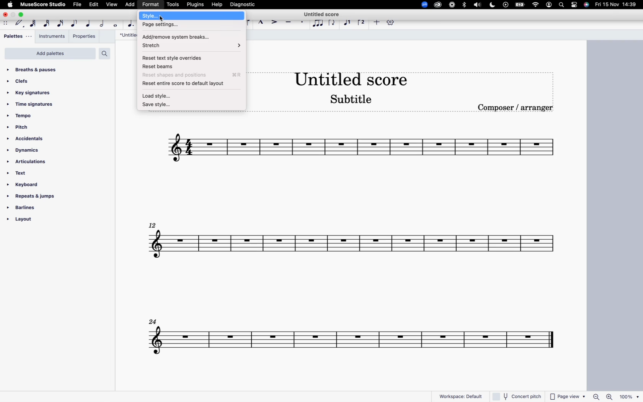 The height and width of the screenshot is (402, 643). Describe the element at coordinates (617, 5) in the screenshot. I see `date` at that location.